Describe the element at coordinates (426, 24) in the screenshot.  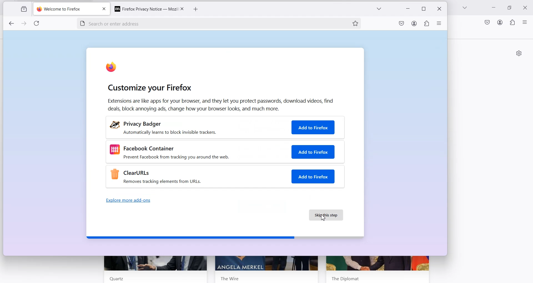
I see `extensions` at that location.